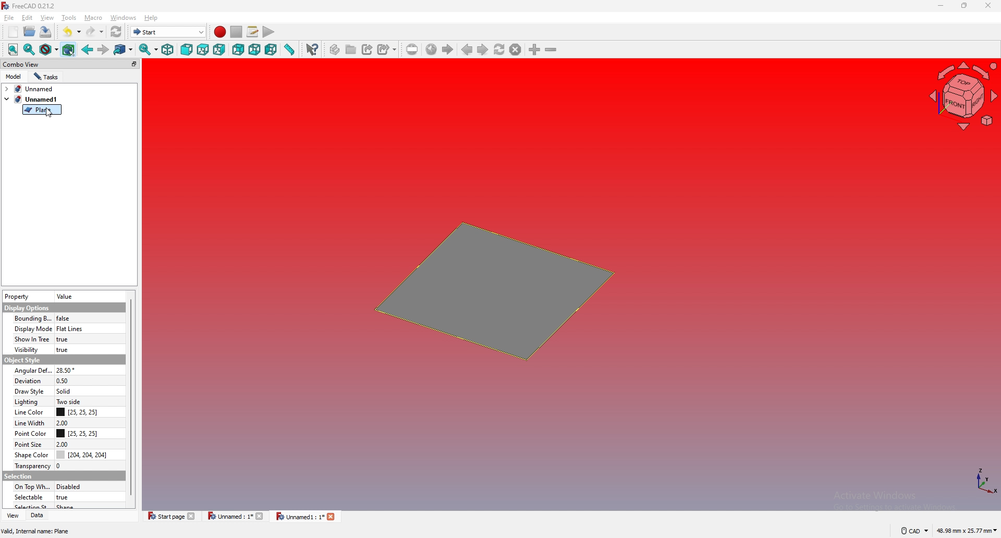 This screenshot has height=538, width=1001. Describe the element at coordinates (66, 297) in the screenshot. I see `value` at that location.